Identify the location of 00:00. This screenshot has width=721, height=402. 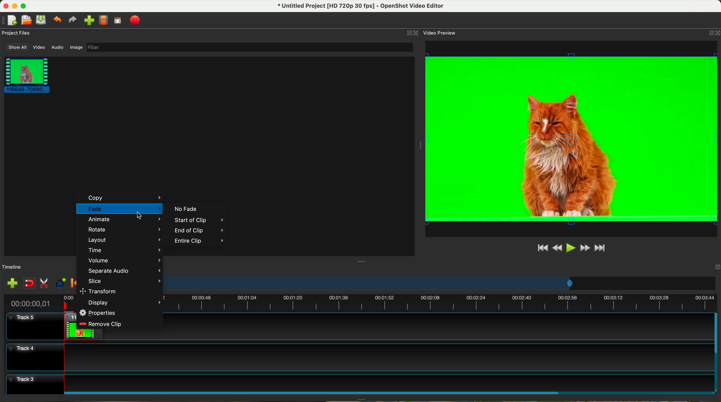
(69, 303).